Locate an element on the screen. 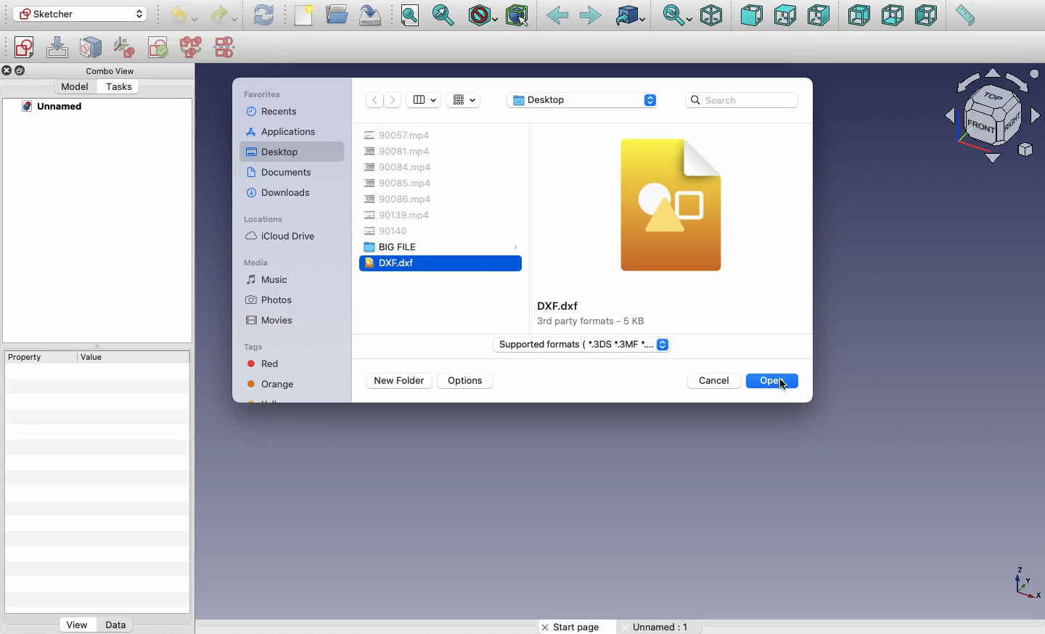  Rear is located at coordinates (858, 15).